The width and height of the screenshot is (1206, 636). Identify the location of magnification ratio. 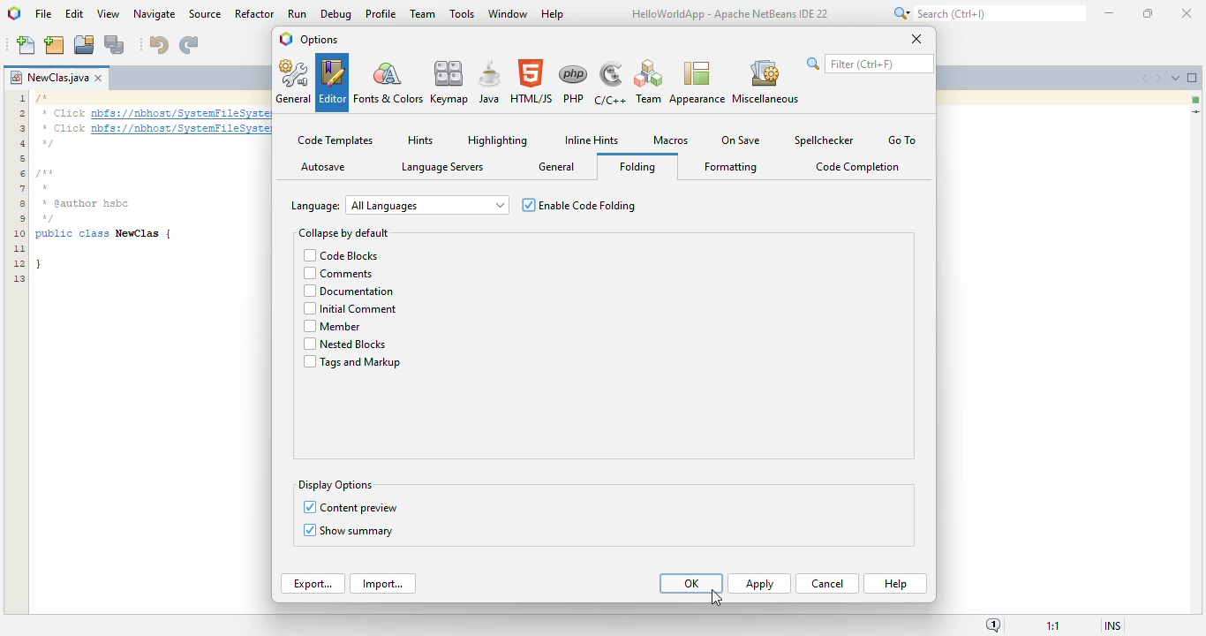
(1053, 626).